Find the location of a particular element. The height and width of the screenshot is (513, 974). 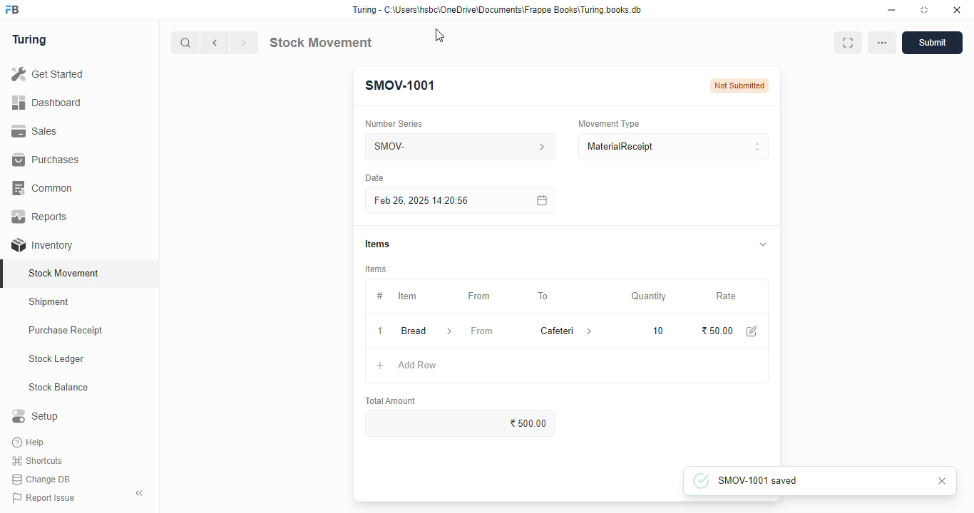

common is located at coordinates (44, 188).